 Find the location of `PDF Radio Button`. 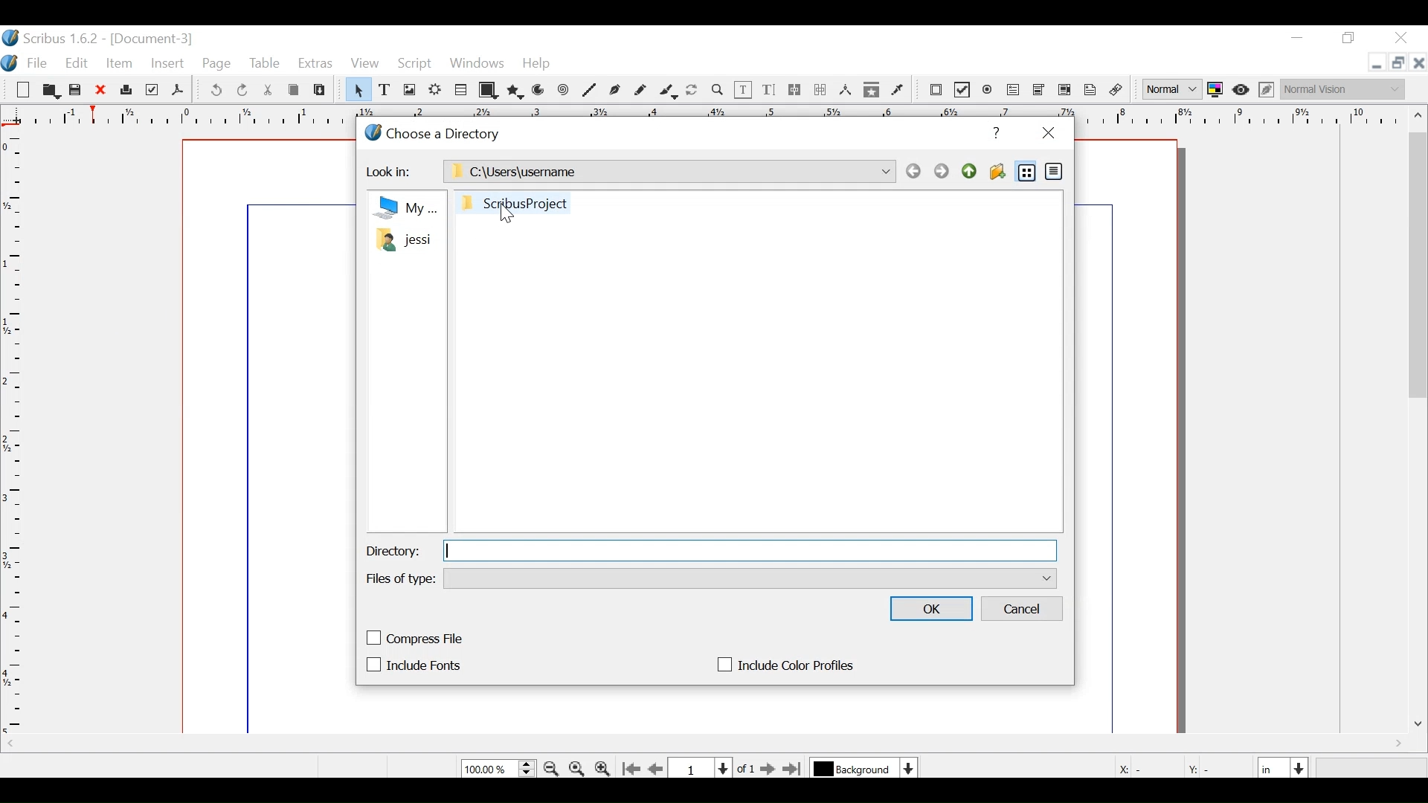

PDF Radio Button is located at coordinates (988, 90).